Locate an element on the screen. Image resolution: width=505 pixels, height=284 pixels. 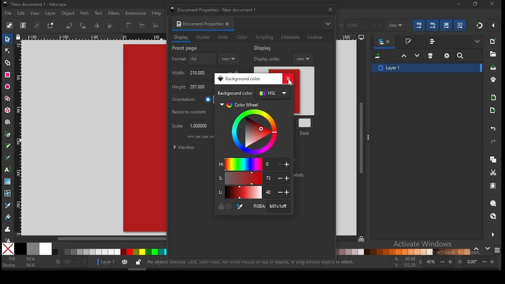
import is located at coordinates (494, 97).